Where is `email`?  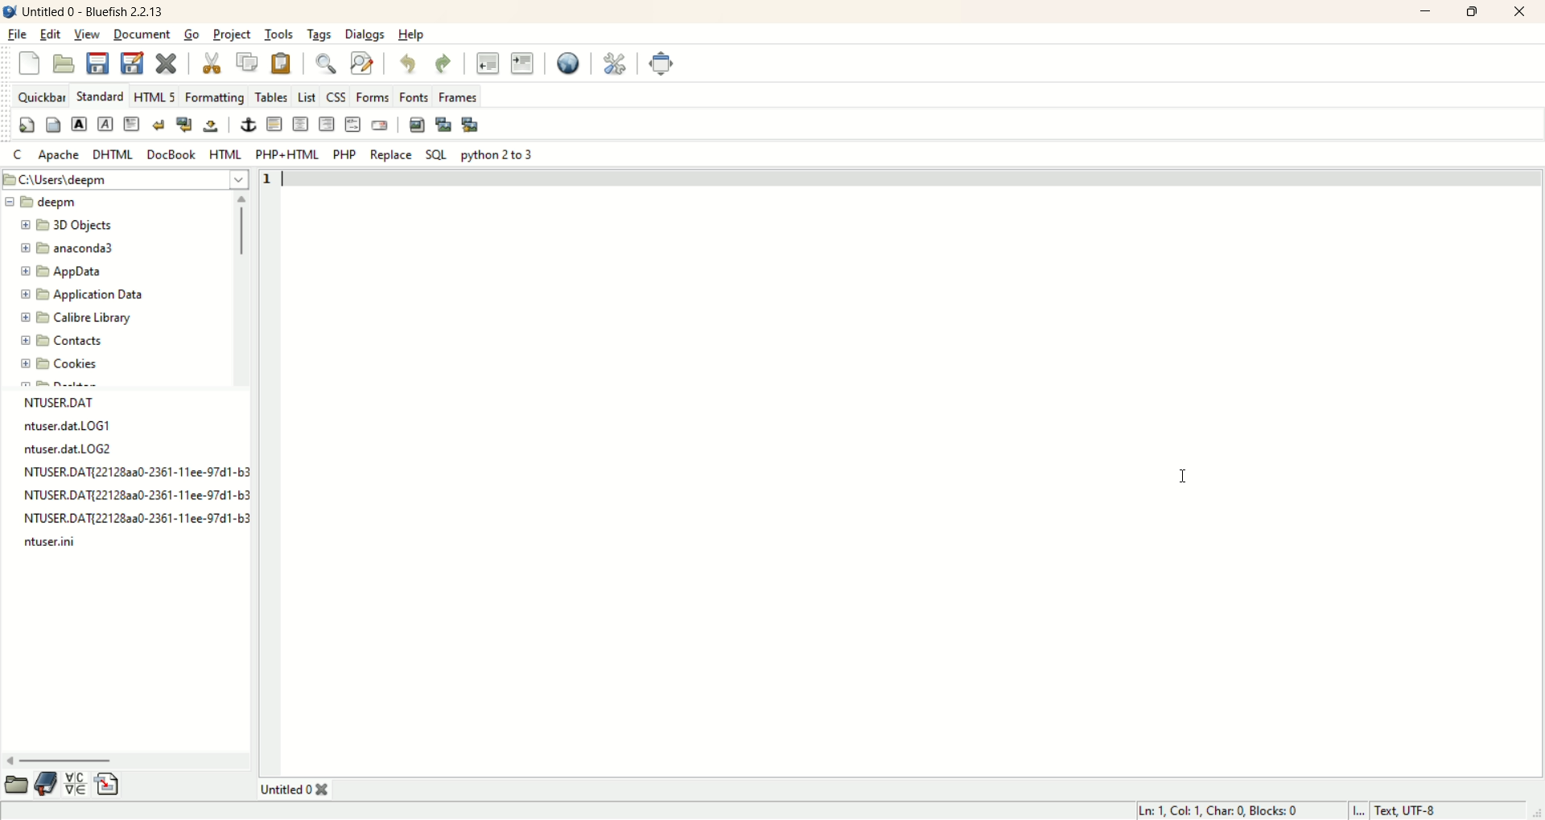
email is located at coordinates (380, 125).